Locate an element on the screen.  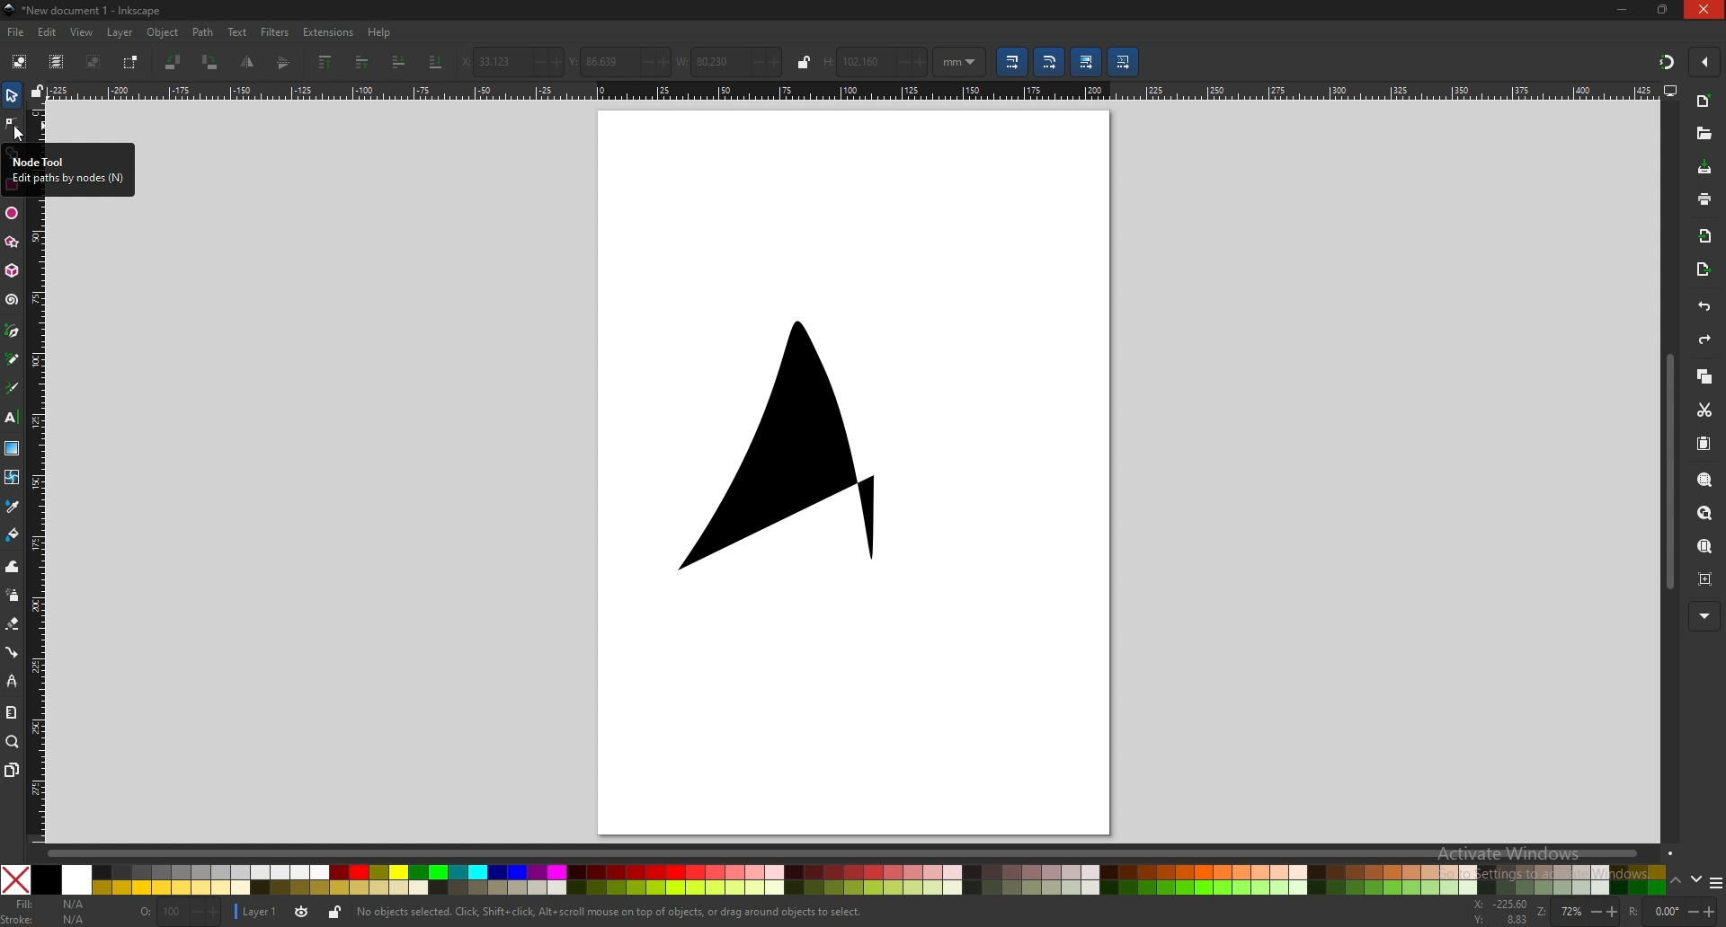
export is located at coordinates (1702, 271).